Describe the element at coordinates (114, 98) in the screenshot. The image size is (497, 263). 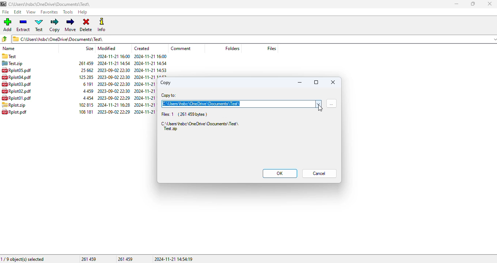
I see `modified date & time` at that location.